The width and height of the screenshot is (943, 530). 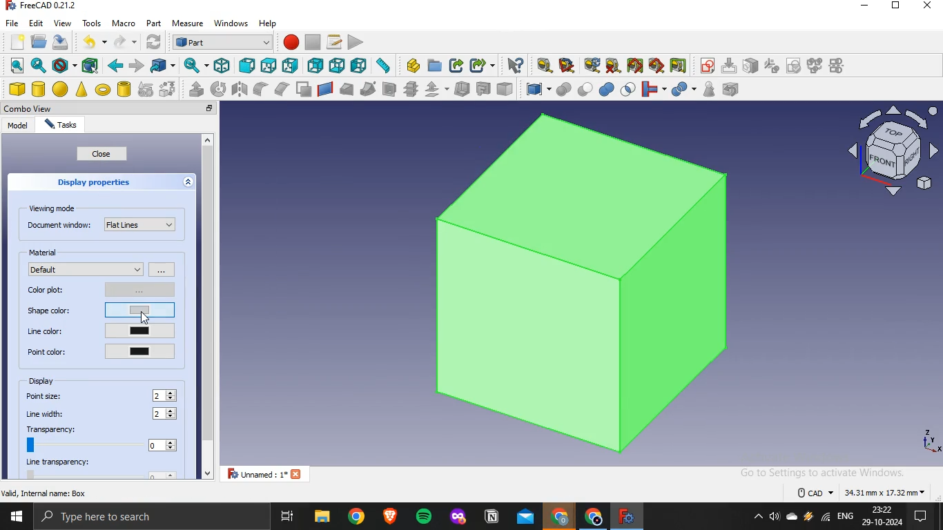 I want to click on google chrome, so click(x=356, y=517).